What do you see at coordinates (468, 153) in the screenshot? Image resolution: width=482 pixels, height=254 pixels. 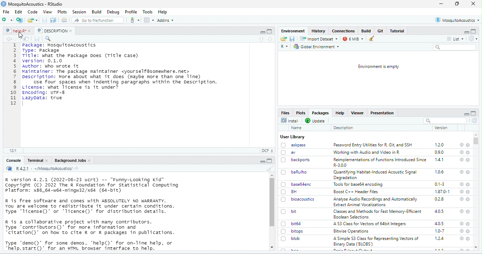 I see `close` at bounding box center [468, 153].